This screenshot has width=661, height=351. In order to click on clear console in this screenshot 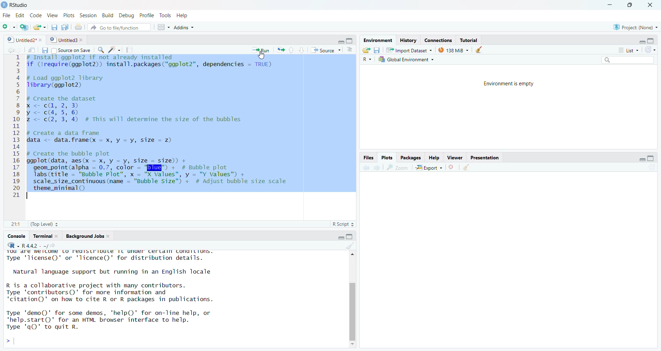, I will do `click(346, 246)`.